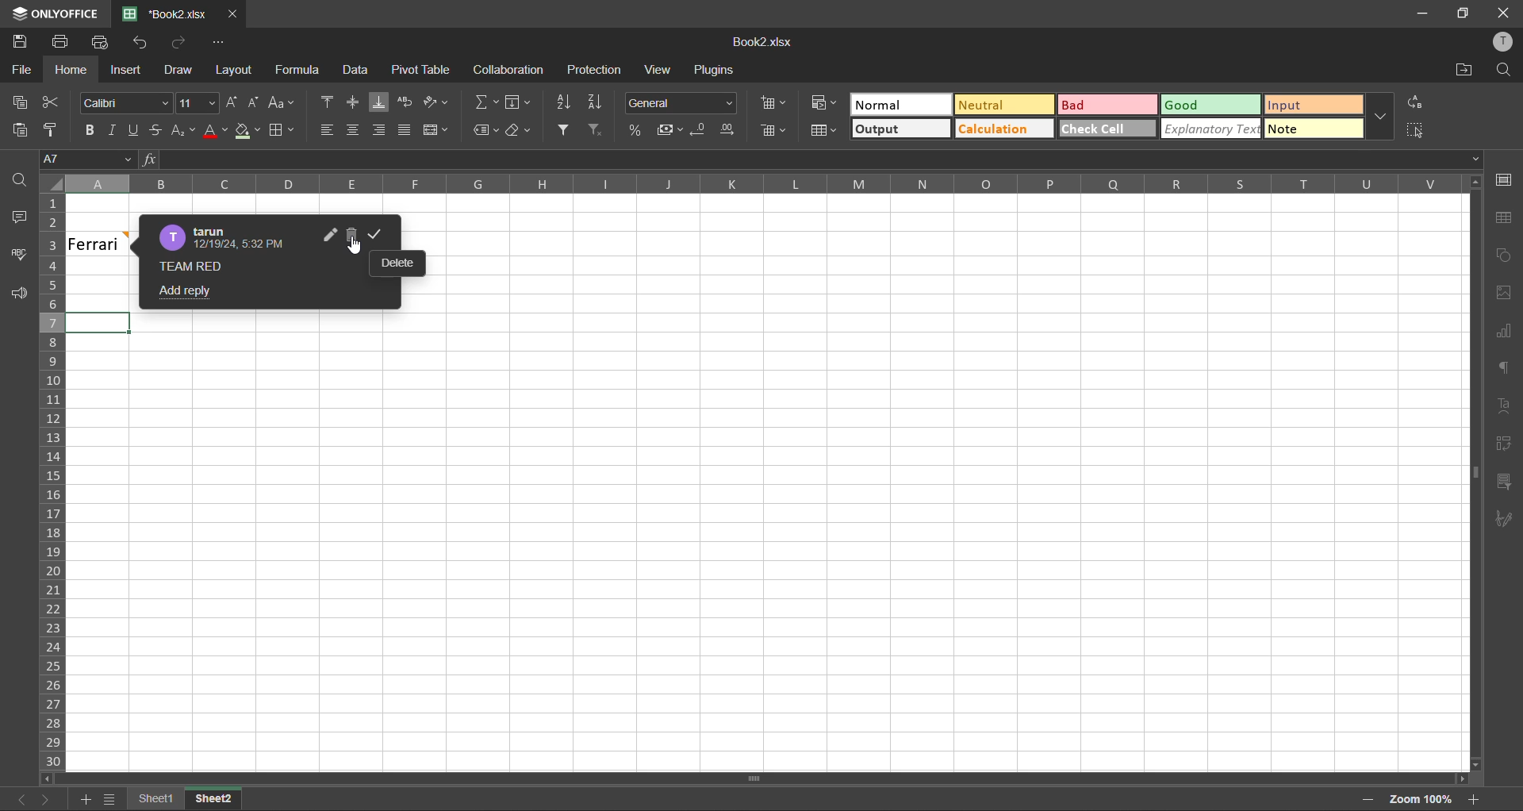 This screenshot has width=1523, height=811. I want to click on zoom out, so click(1360, 799).